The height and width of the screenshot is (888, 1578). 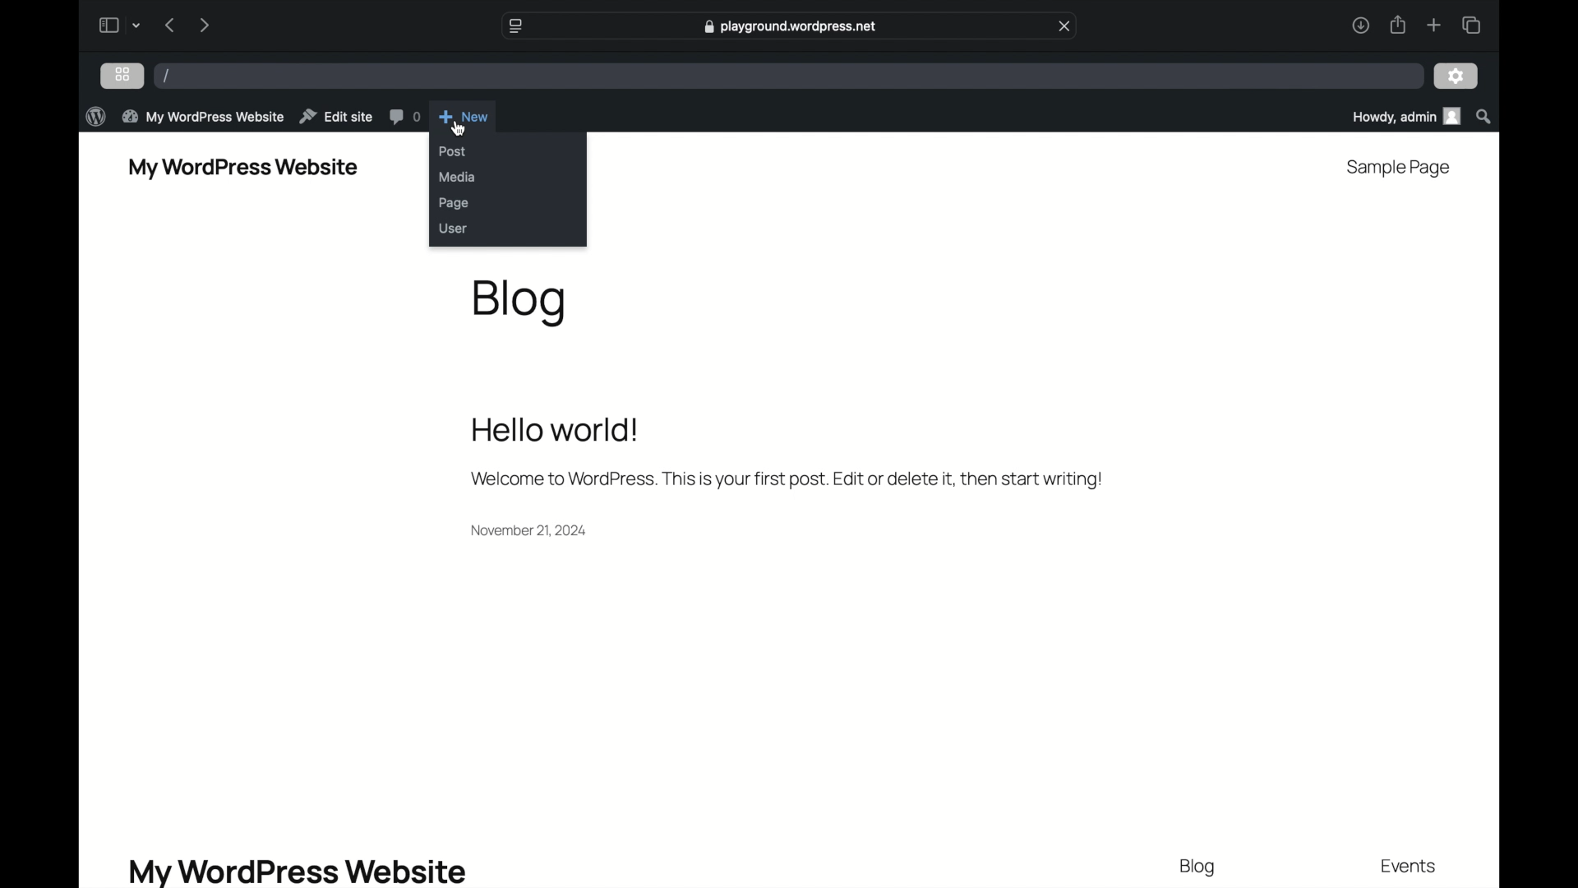 I want to click on new, so click(x=464, y=116).